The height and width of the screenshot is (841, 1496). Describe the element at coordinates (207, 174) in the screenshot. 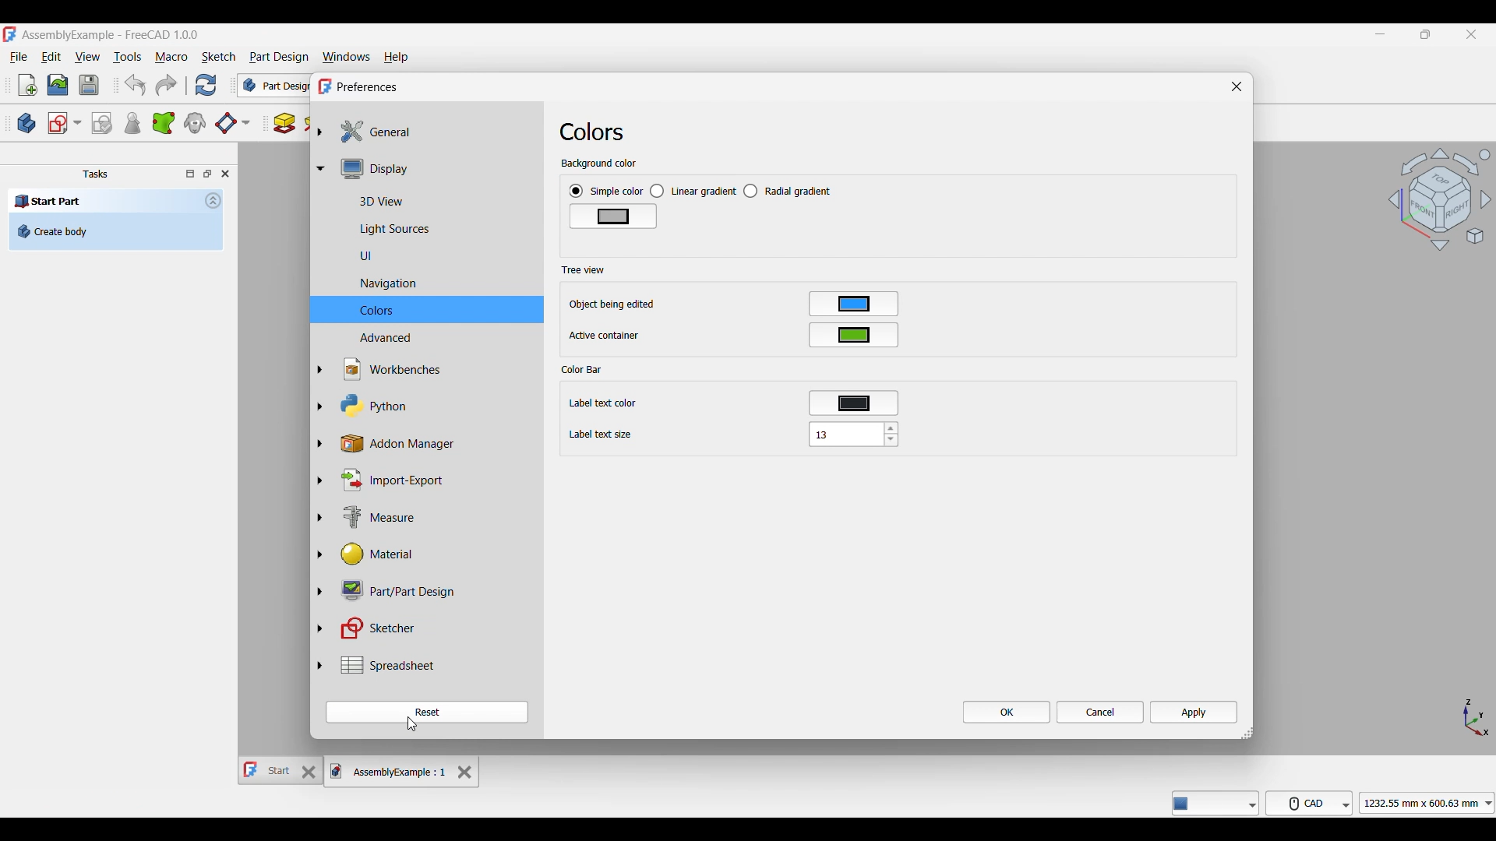

I see `Toggle floating window` at that location.